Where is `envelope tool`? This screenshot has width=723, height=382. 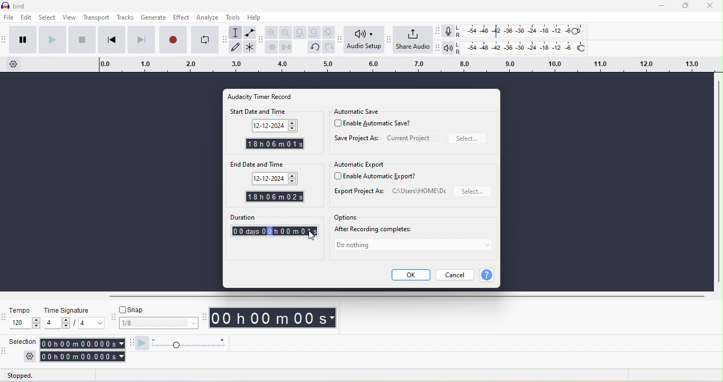
envelope tool is located at coordinates (250, 31).